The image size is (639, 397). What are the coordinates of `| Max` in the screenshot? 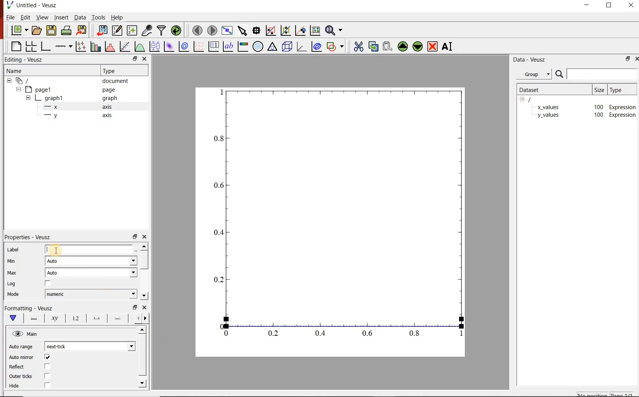 It's located at (12, 274).